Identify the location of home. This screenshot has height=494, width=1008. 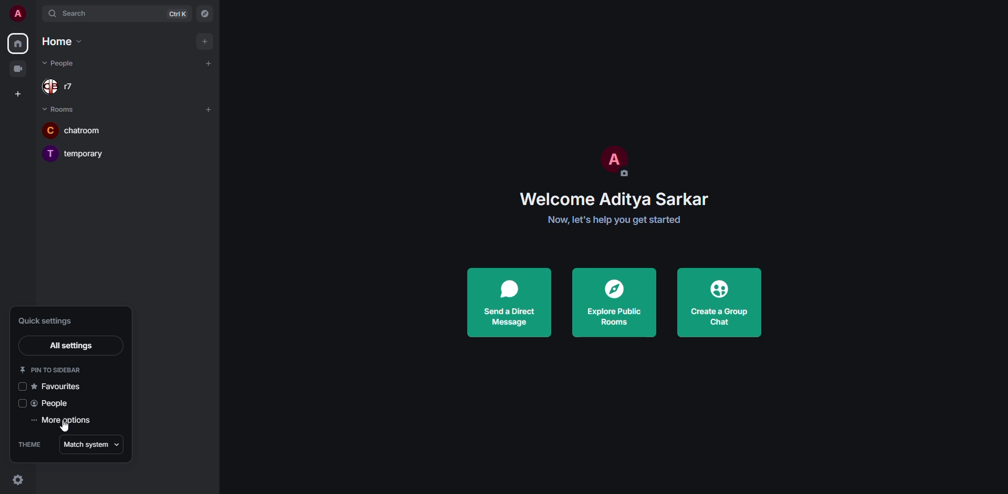
(59, 41).